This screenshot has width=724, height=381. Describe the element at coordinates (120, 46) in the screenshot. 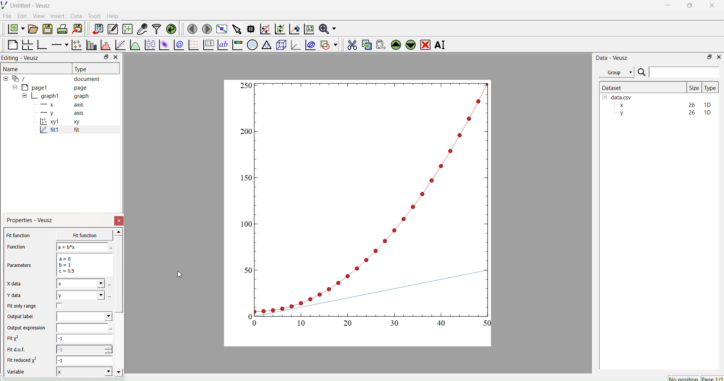

I see `Fit a function to data` at that location.